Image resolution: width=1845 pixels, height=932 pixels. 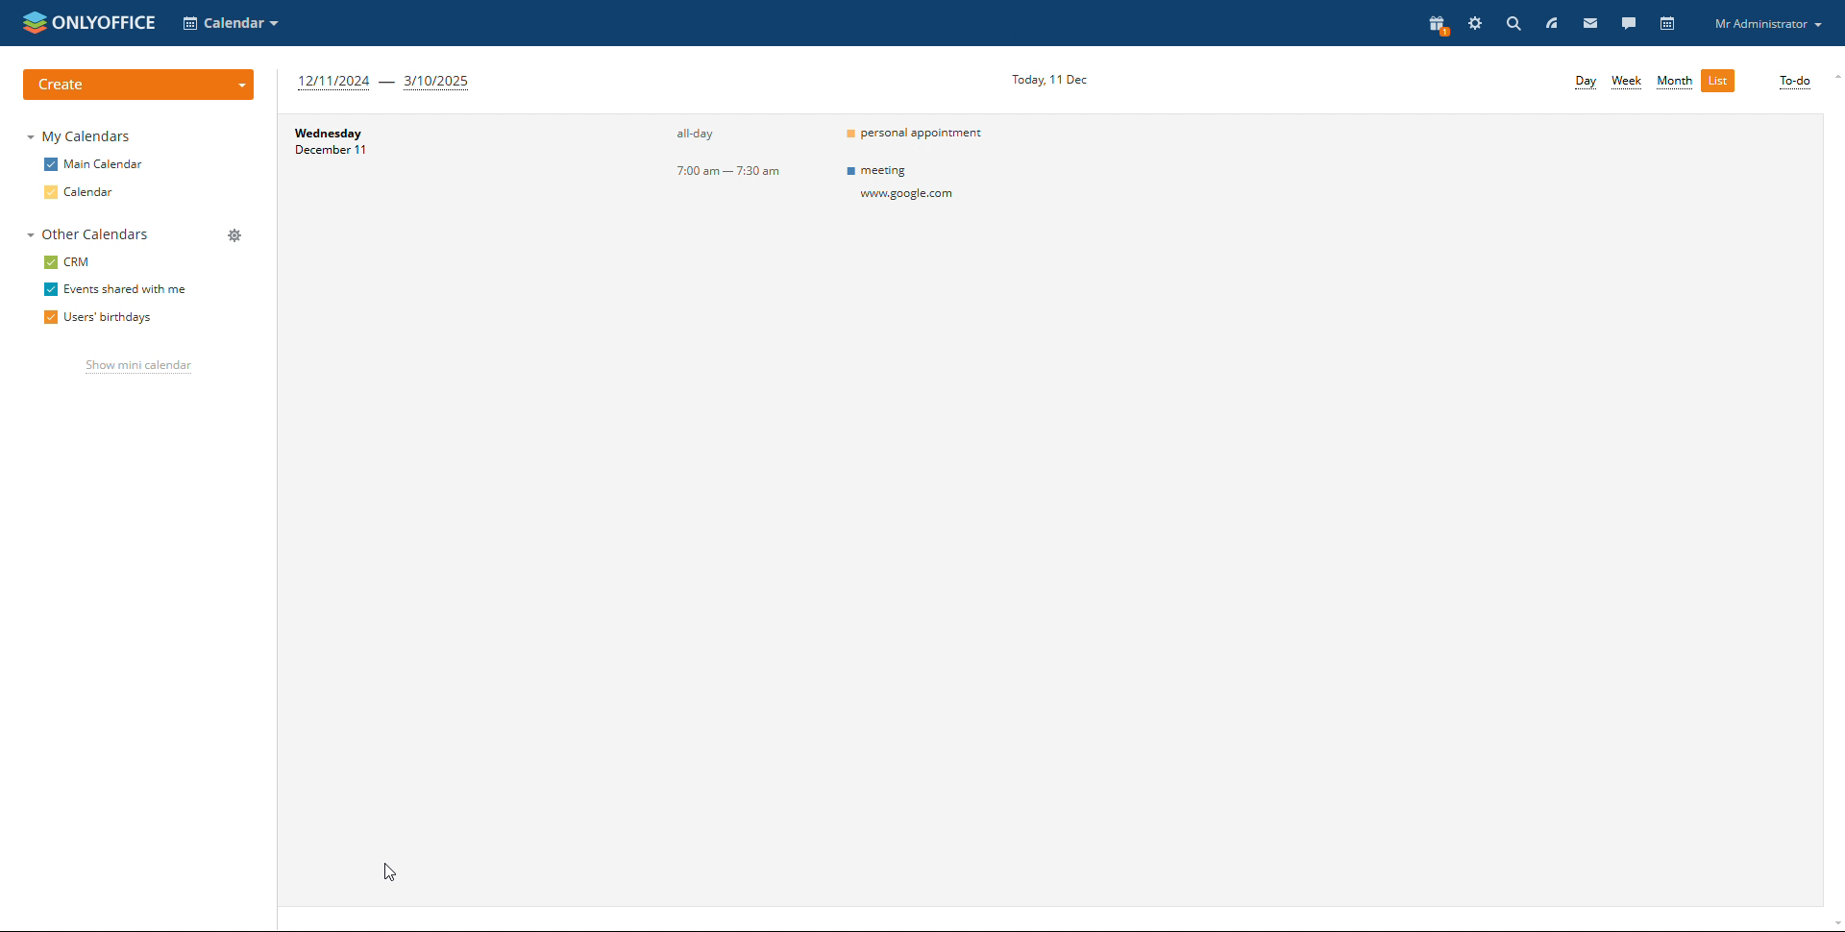 What do you see at coordinates (922, 133) in the screenshot?
I see `personal` at bounding box center [922, 133].